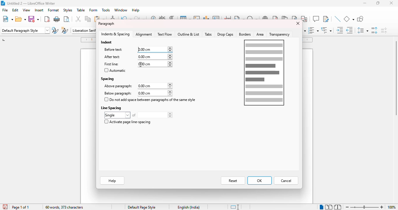 The height and width of the screenshot is (210, 398). What do you see at coordinates (329, 207) in the screenshot?
I see `multi-page view` at bounding box center [329, 207].